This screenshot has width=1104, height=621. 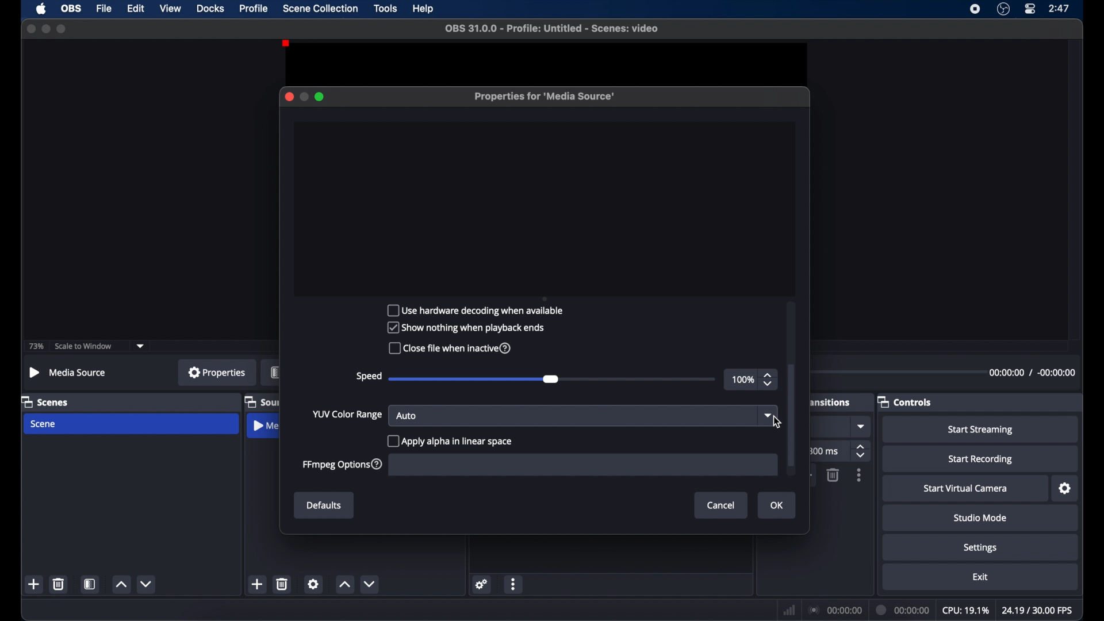 What do you see at coordinates (474, 379) in the screenshot?
I see `slider` at bounding box center [474, 379].